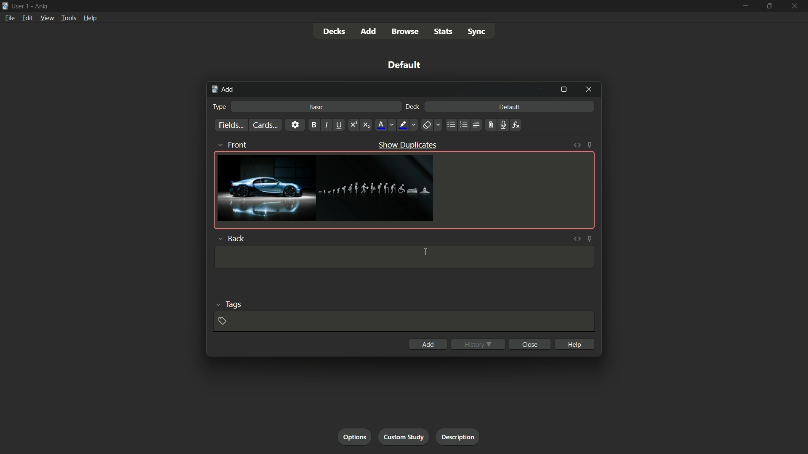  I want to click on supercript, so click(354, 124).